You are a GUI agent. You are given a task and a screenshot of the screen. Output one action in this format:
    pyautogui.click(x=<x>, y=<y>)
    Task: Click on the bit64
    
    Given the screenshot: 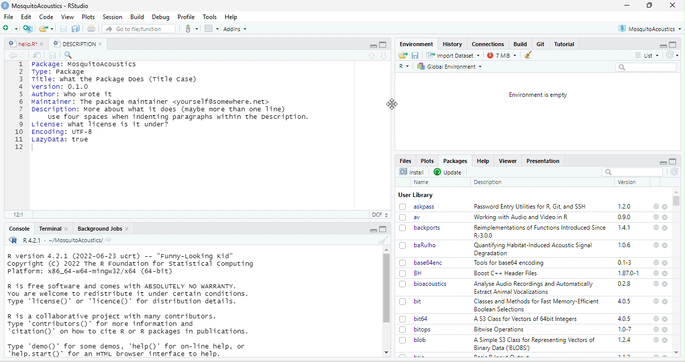 What is the action you would take?
    pyautogui.click(x=415, y=318)
    